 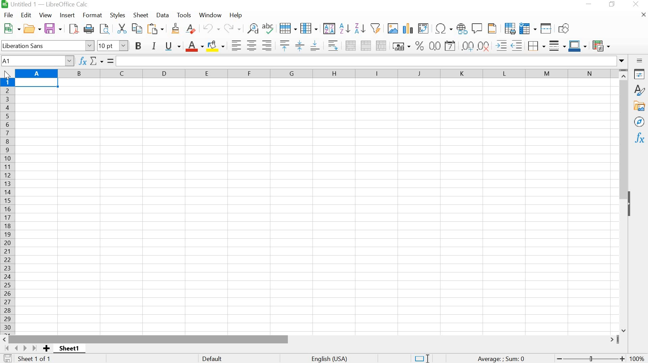 What do you see at coordinates (46, 14) in the screenshot?
I see `VIEW` at bounding box center [46, 14].